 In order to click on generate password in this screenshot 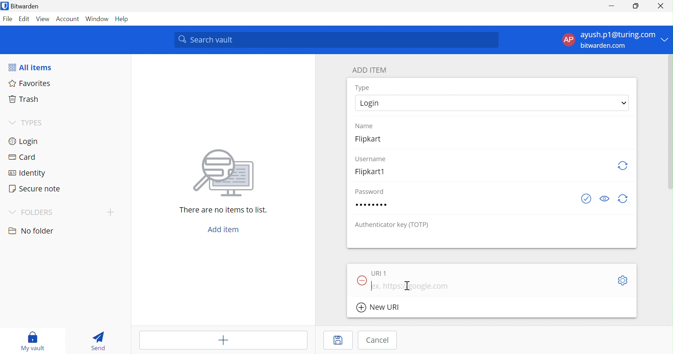, I will do `click(623, 199)`.